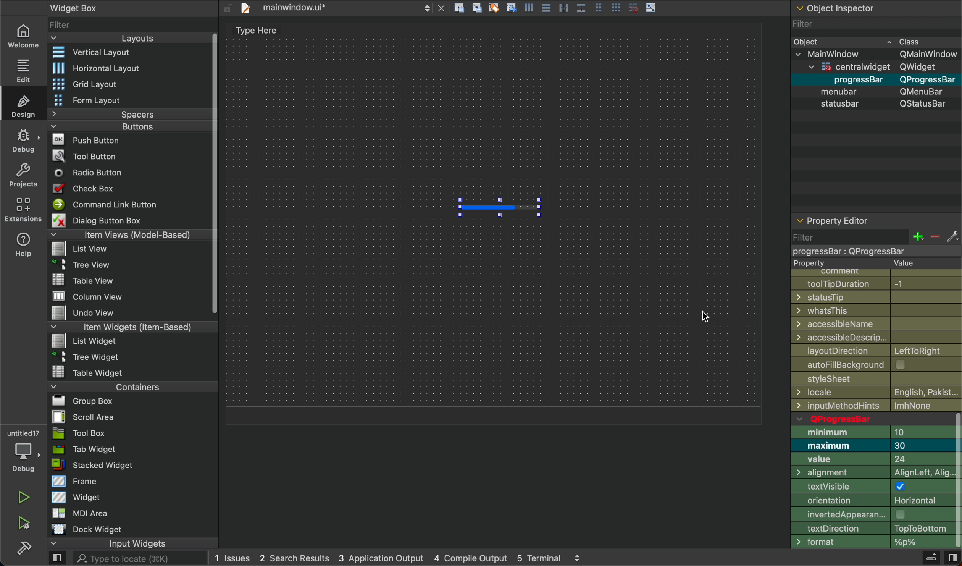 Image resolution: width=962 pixels, height=566 pixels. I want to click on Tool Box, so click(79, 433).